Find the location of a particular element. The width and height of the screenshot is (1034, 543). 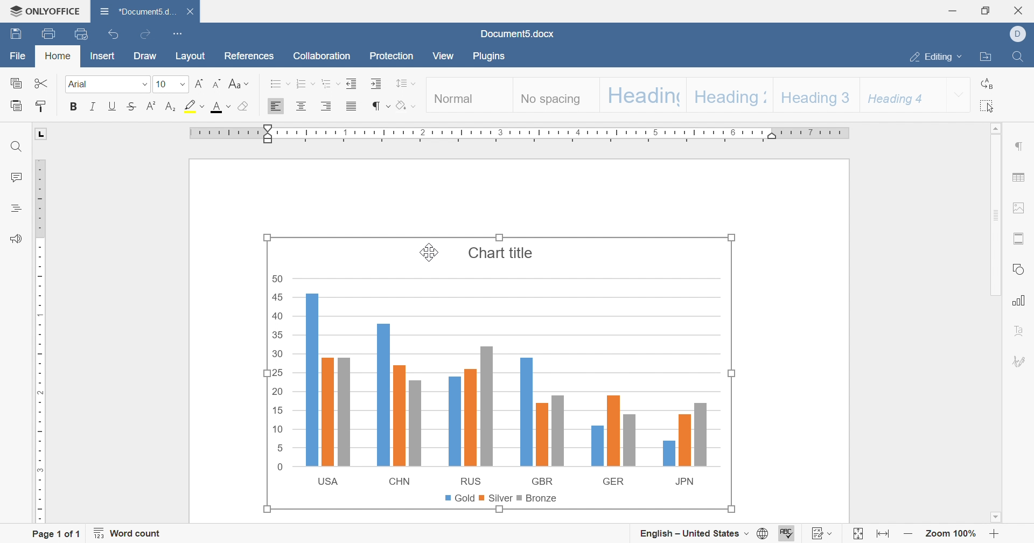

view is located at coordinates (442, 55).